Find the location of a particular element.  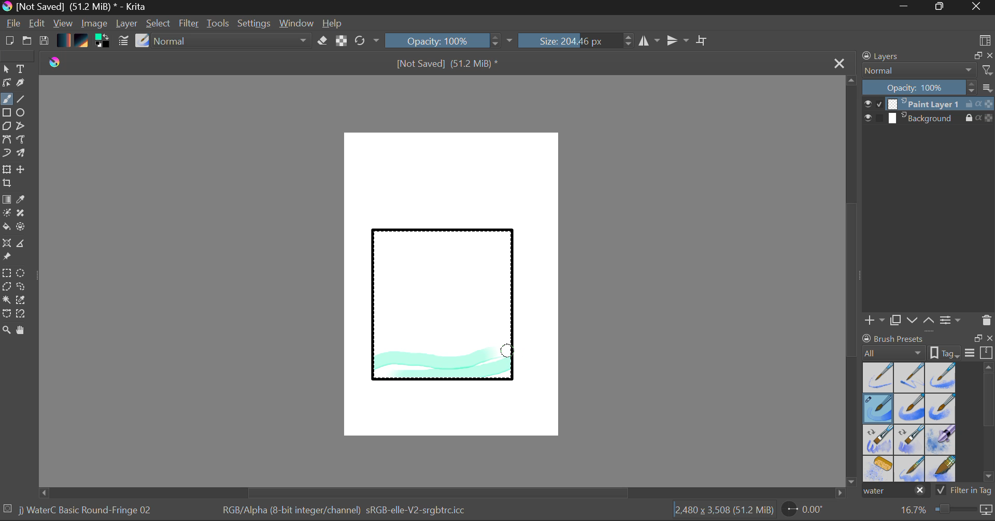

View is located at coordinates (63, 23).